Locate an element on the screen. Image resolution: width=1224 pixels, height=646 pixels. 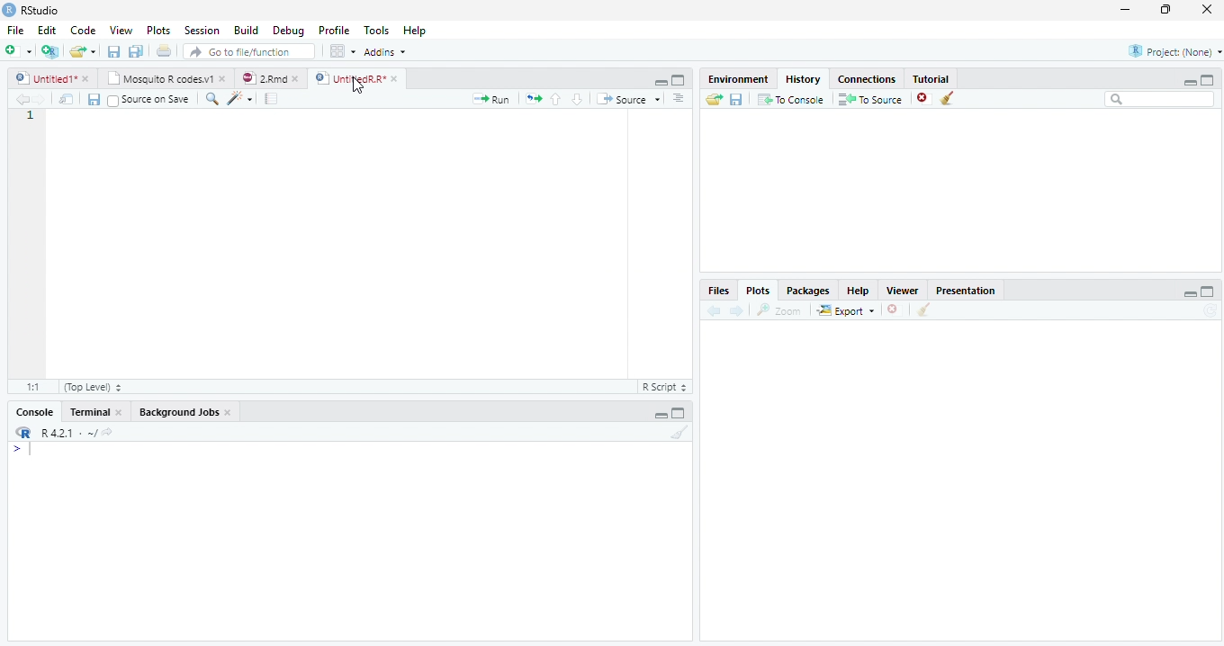
Rstudio is located at coordinates (31, 9).